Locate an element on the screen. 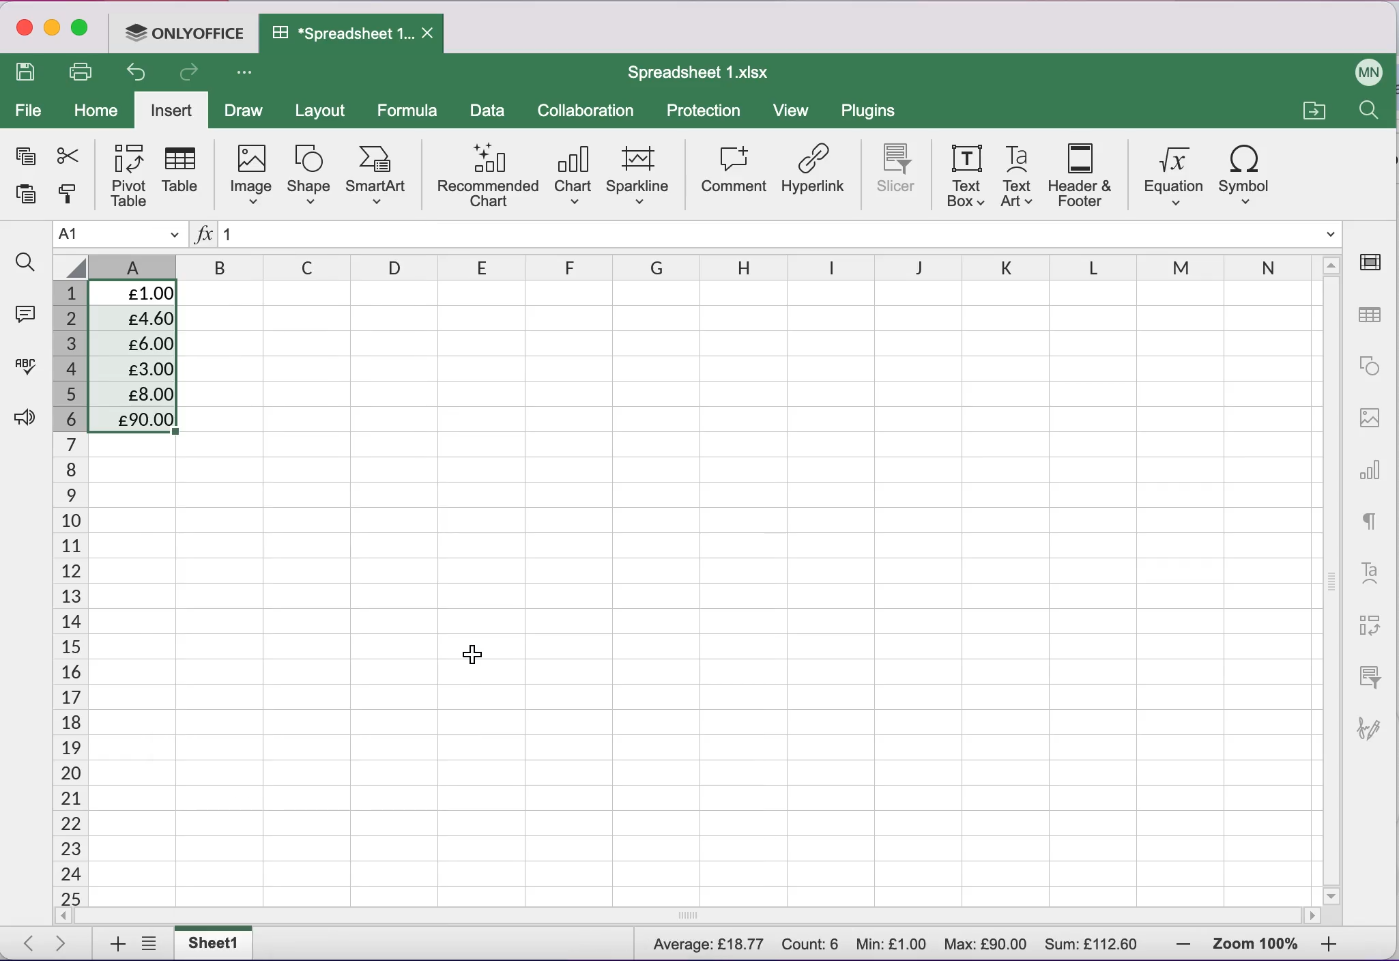 This screenshot has width=1399, height=961. Average: £18.766667 is located at coordinates (704, 943).